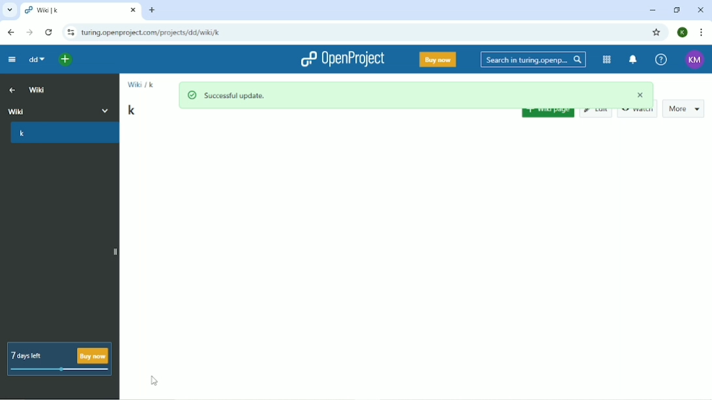 This screenshot has width=712, height=400. Describe the element at coordinates (48, 33) in the screenshot. I see `Reload this page` at that location.